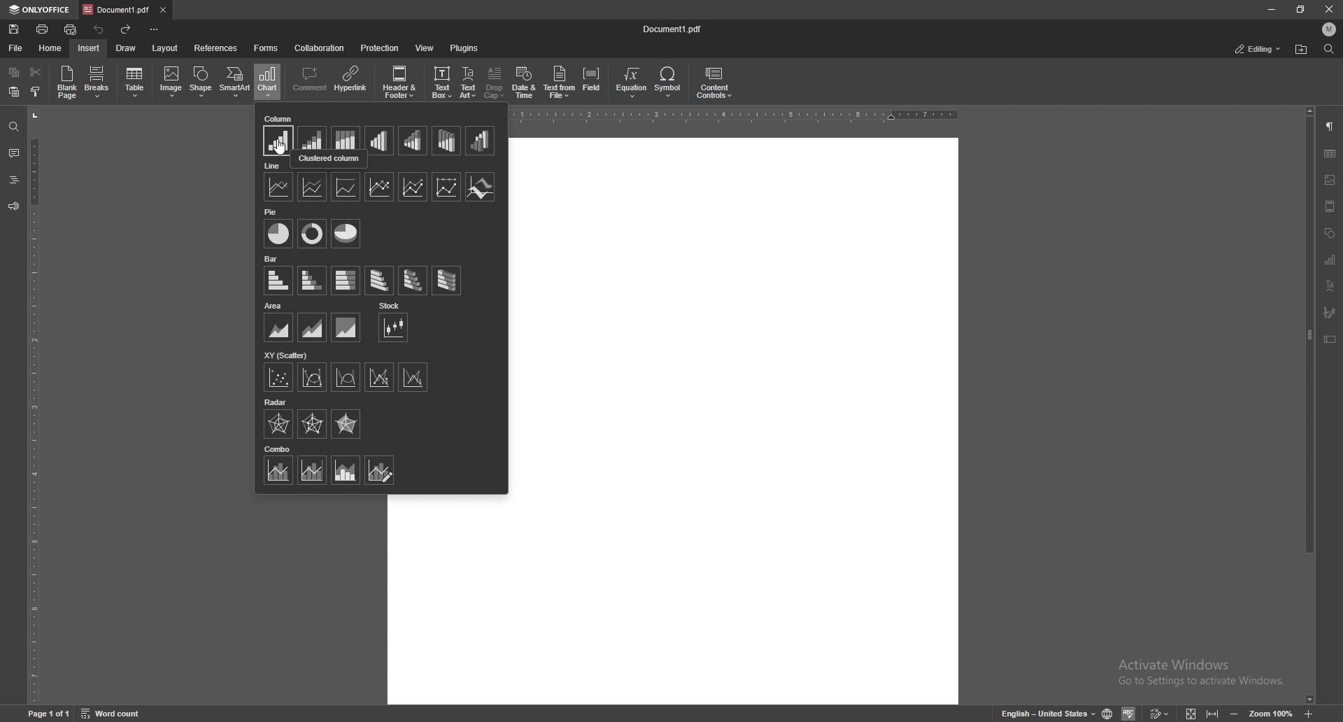 This screenshot has height=722, width=1343. I want to click on status, so click(1258, 48).